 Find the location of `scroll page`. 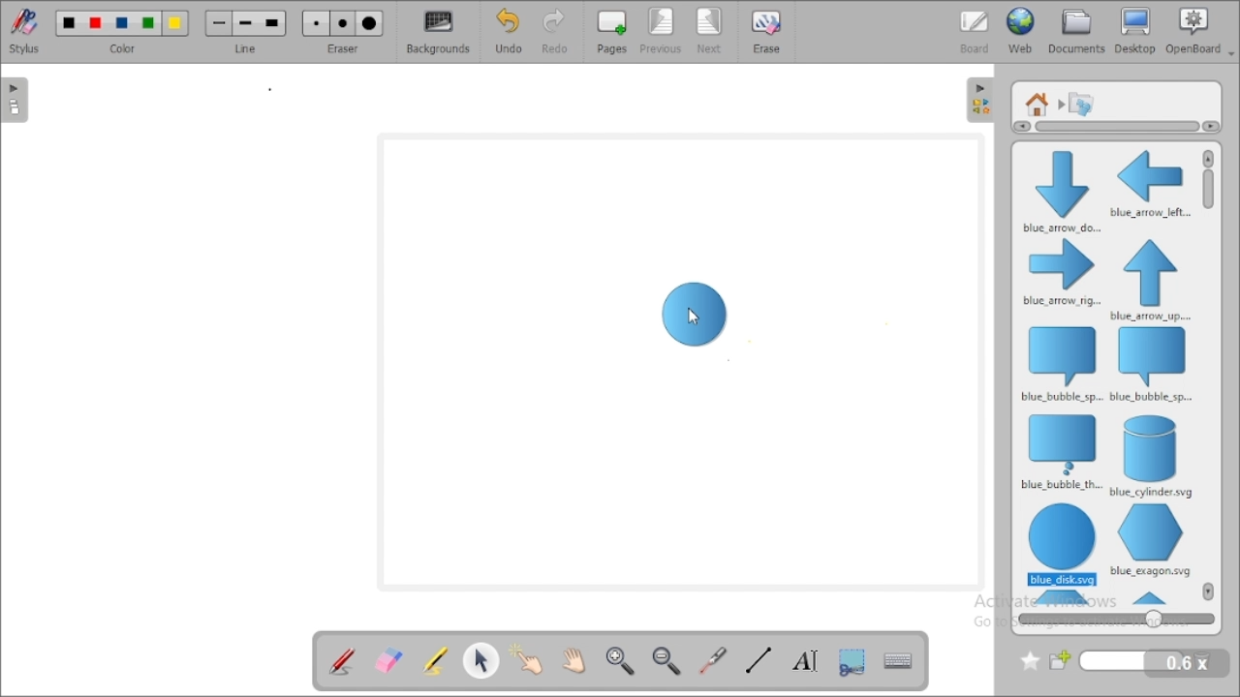

scroll page is located at coordinates (574, 658).